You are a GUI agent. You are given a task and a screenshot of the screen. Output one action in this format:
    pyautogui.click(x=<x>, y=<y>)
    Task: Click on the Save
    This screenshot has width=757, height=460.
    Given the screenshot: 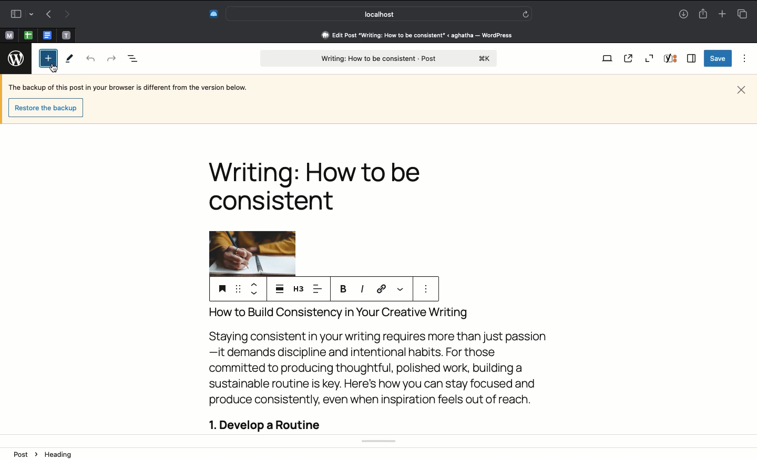 What is the action you would take?
    pyautogui.click(x=222, y=288)
    